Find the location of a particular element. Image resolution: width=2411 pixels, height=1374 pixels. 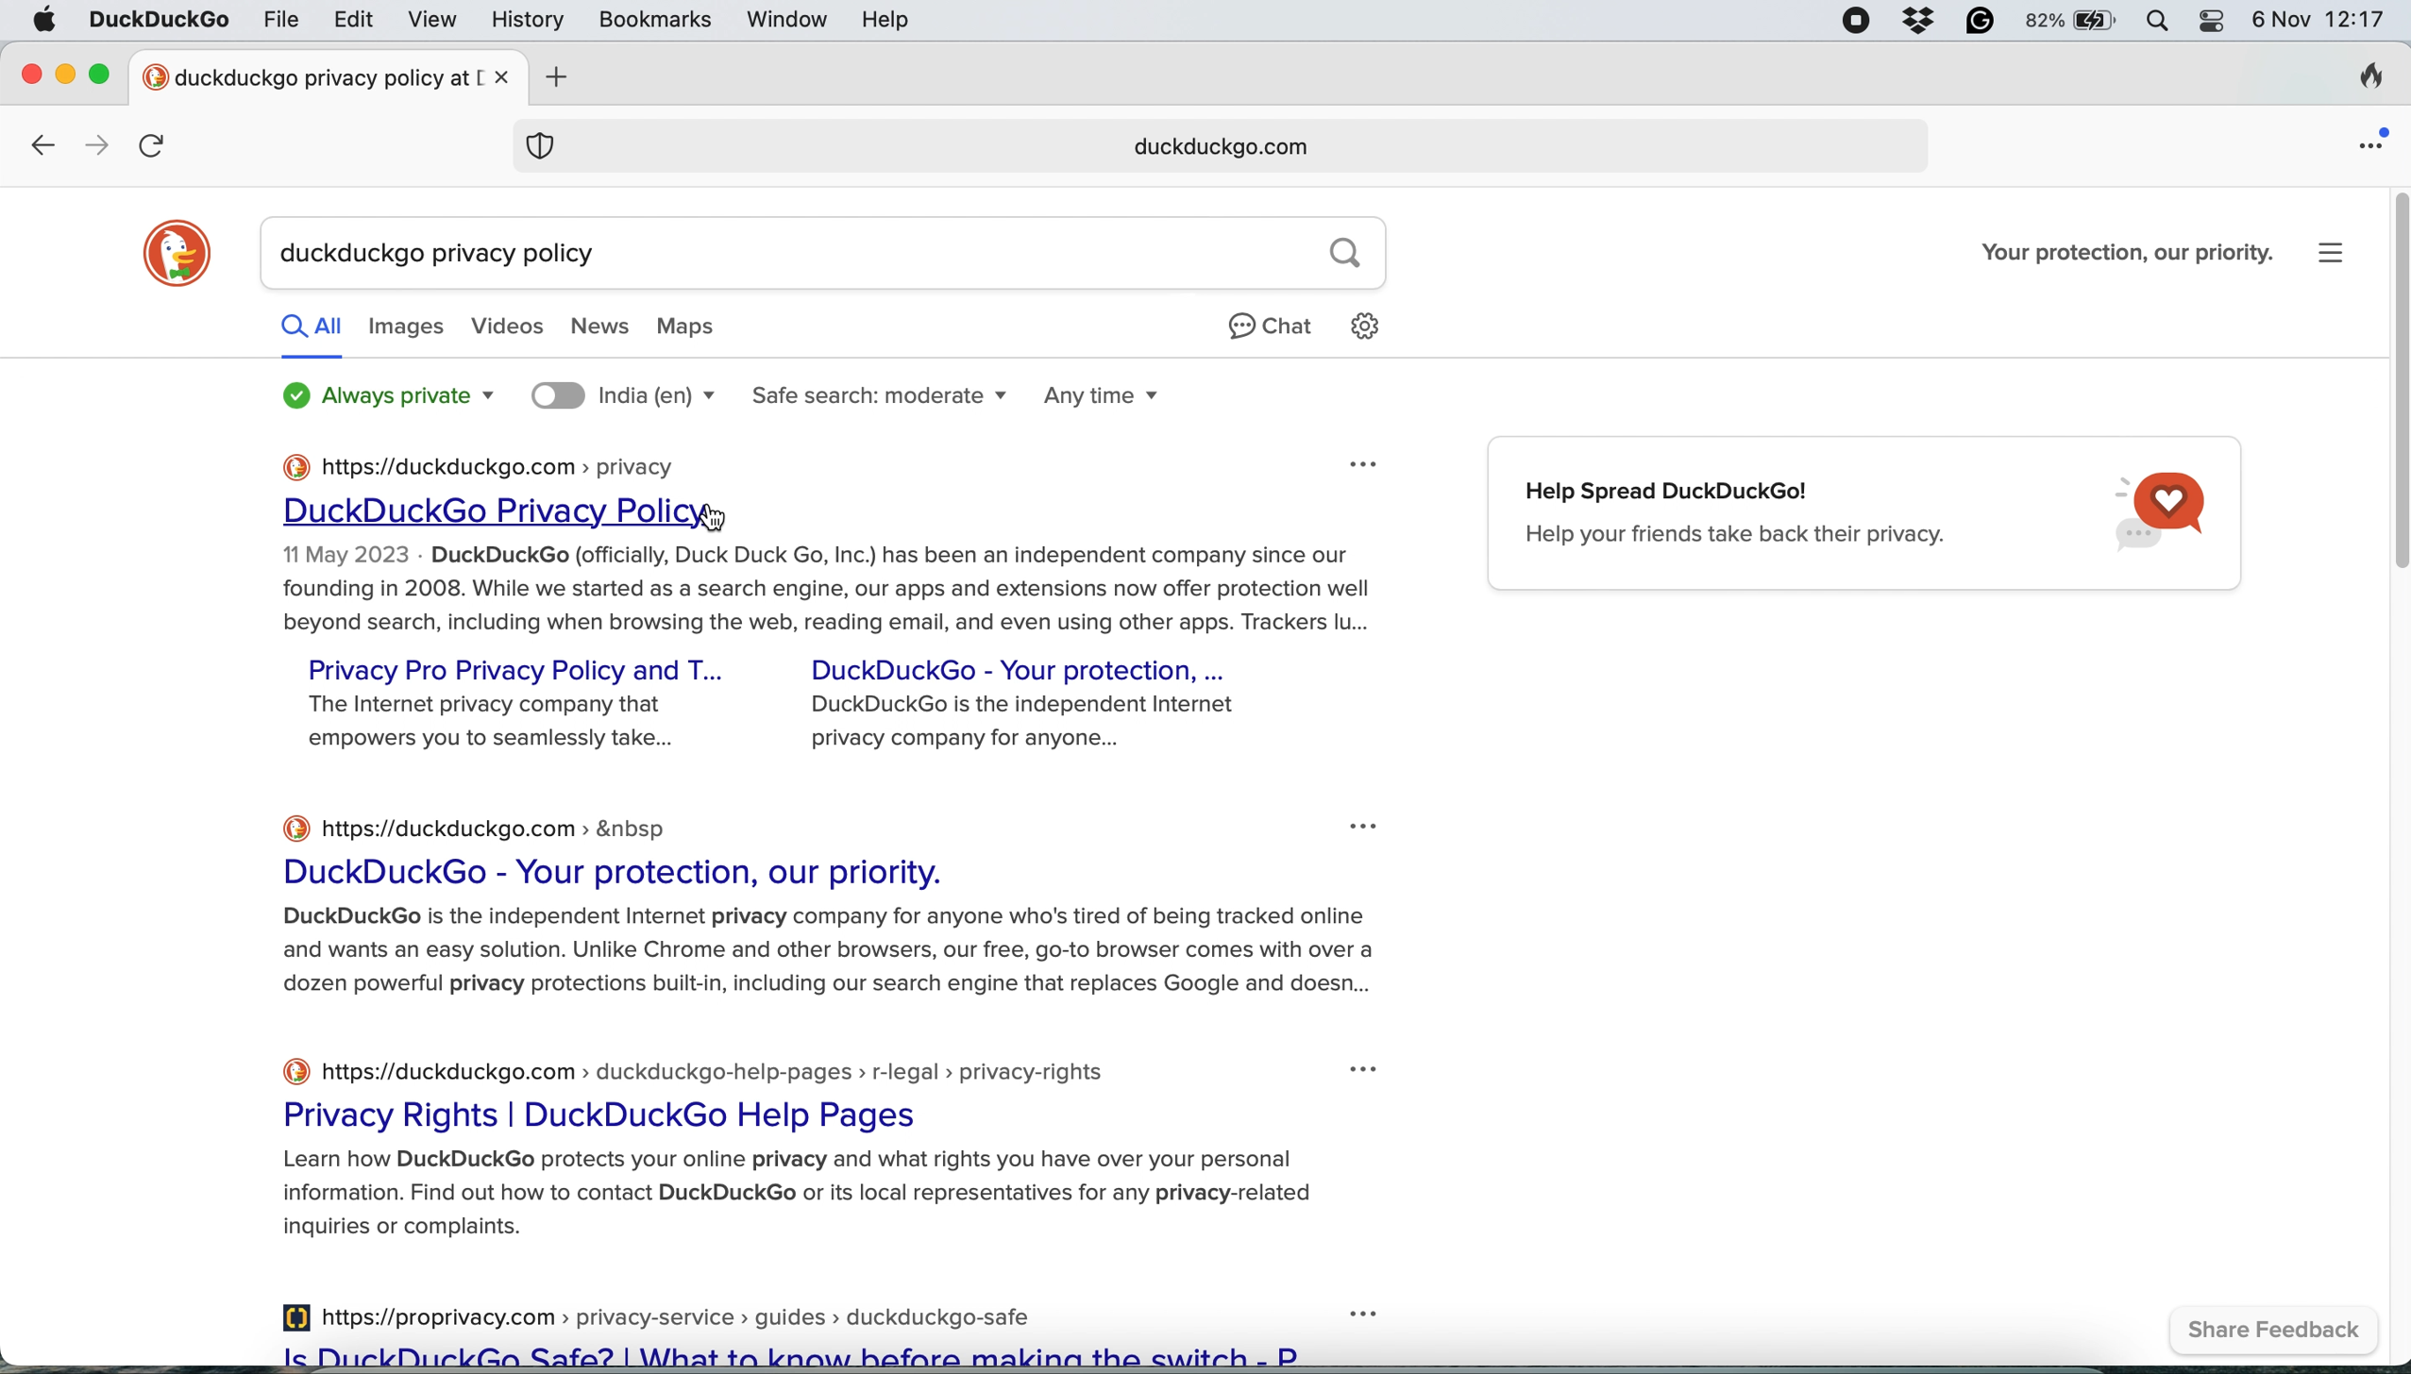

view is located at coordinates (434, 21).